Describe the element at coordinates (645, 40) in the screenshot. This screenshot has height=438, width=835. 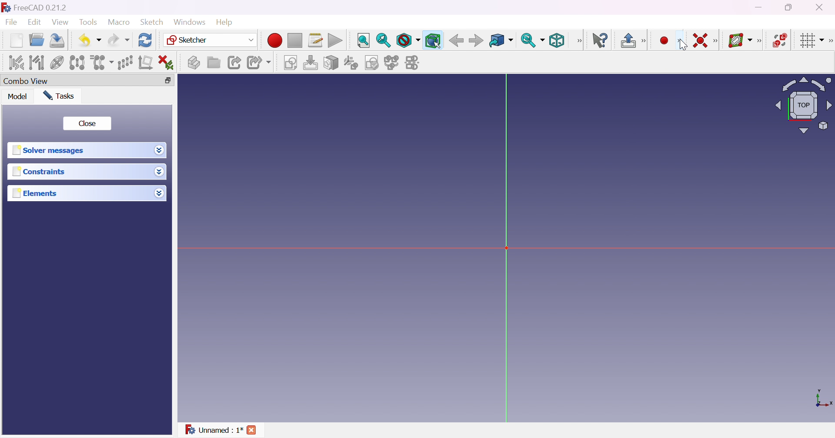
I see `[Sketcher edit mode]` at that location.